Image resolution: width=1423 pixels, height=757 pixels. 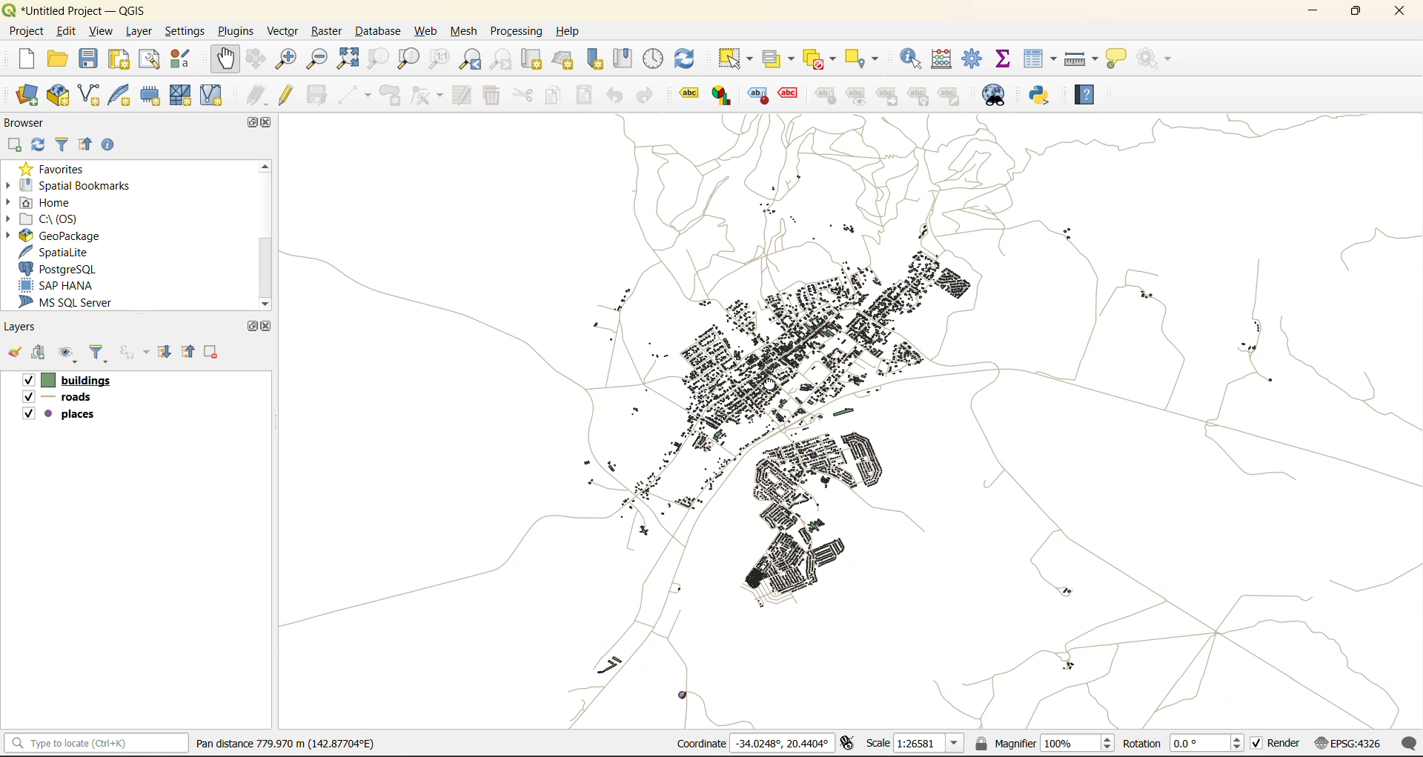 I want to click on render, so click(x=1277, y=744).